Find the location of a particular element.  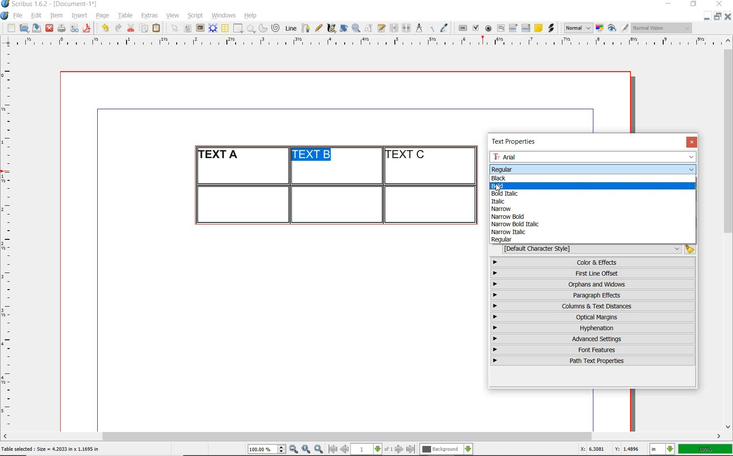

close is located at coordinates (721, 3).